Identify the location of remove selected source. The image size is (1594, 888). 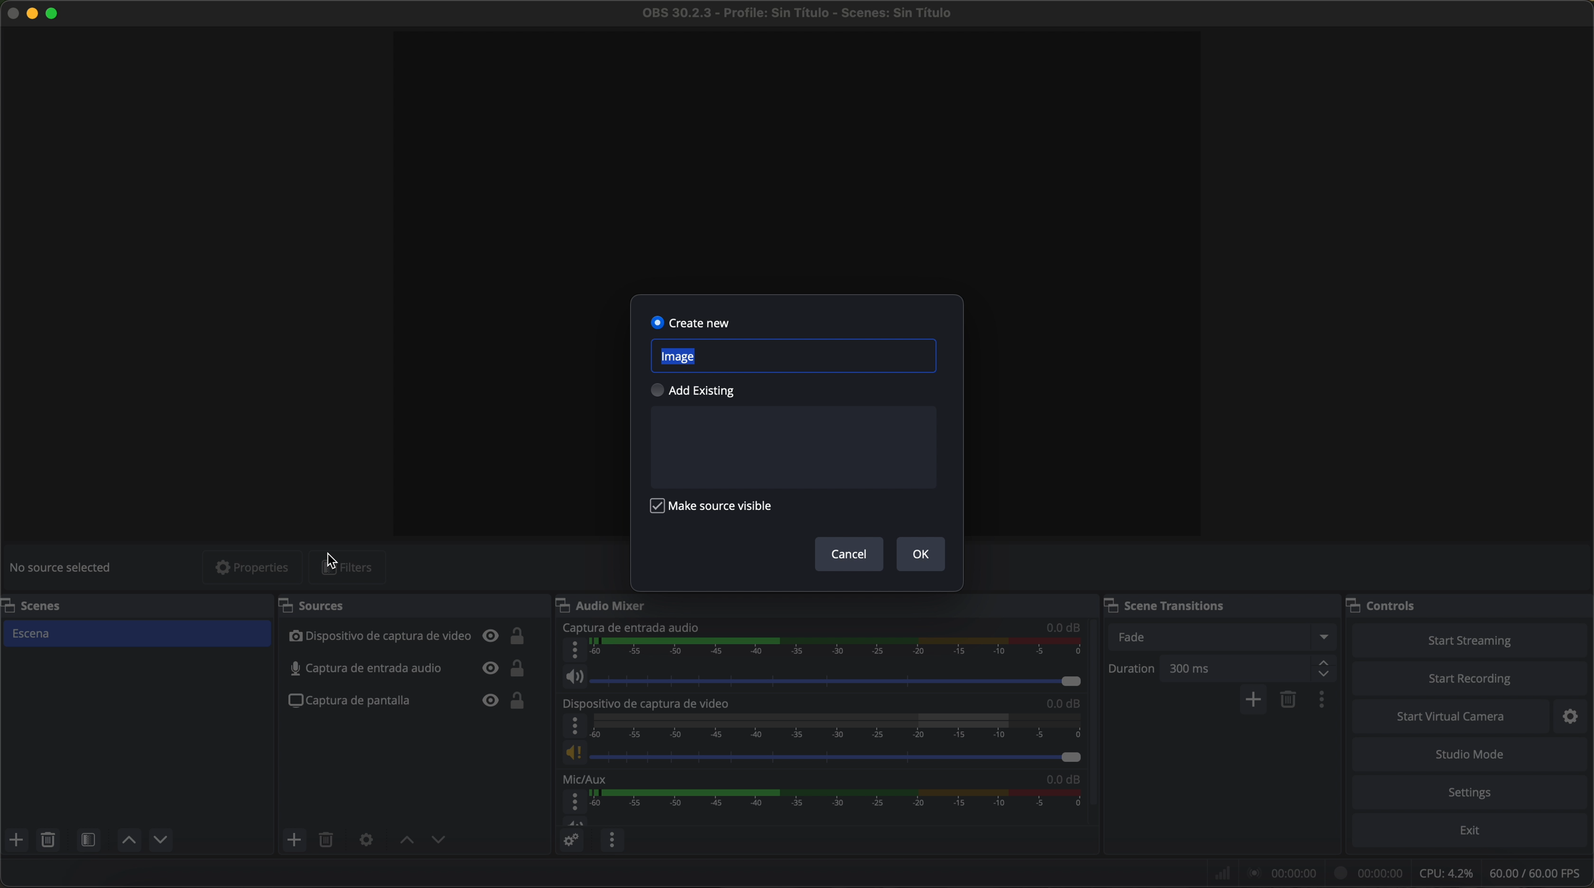
(329, 840).